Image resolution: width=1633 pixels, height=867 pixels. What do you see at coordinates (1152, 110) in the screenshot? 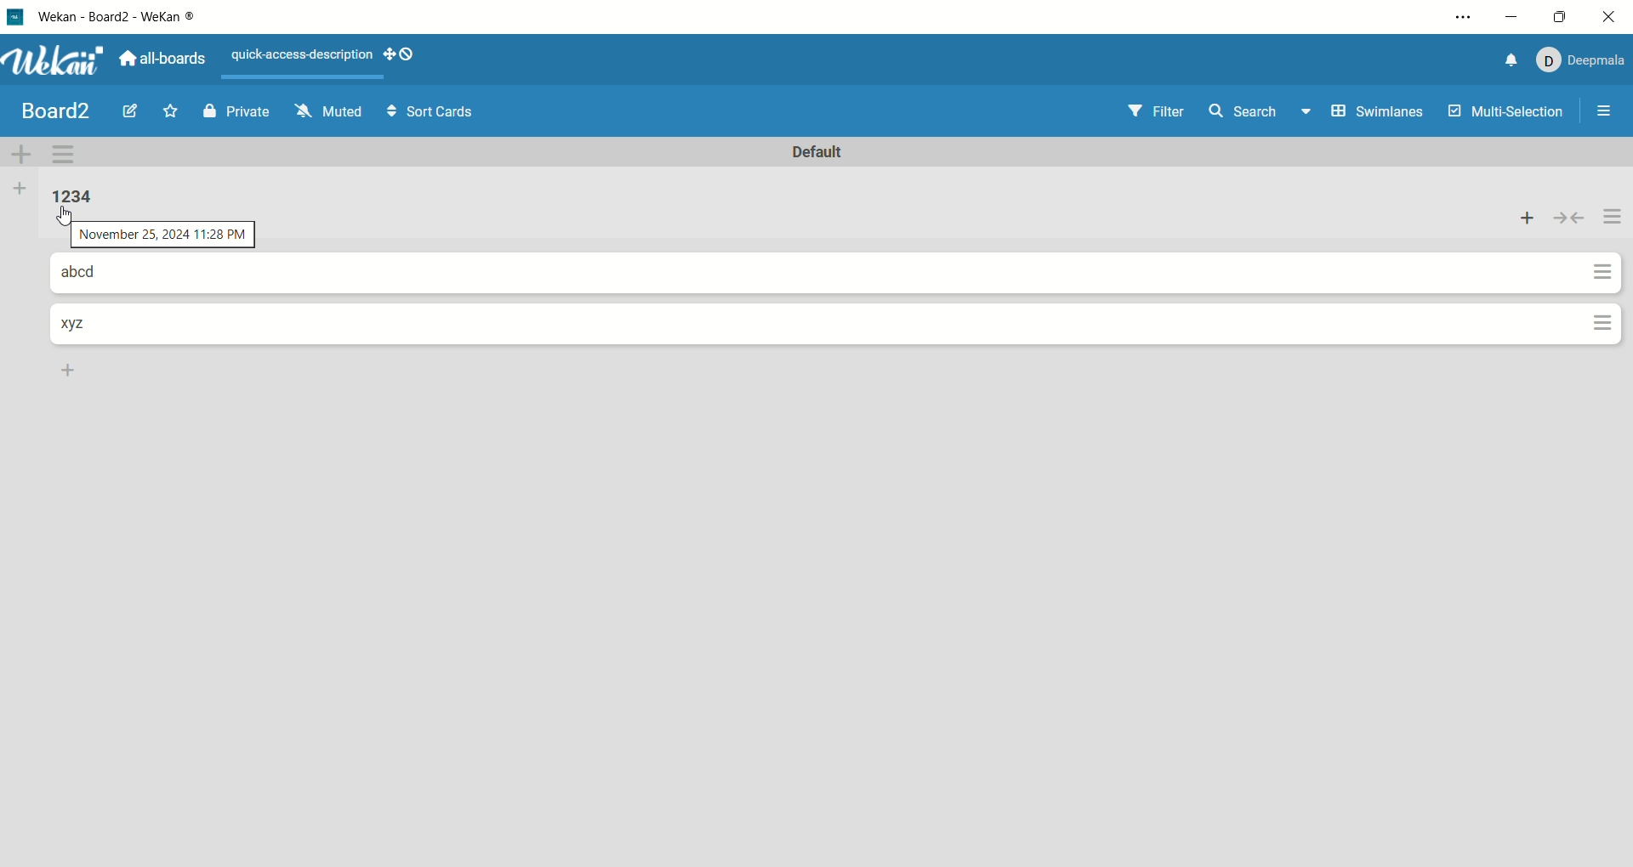
I see `filter` at bounding box center [1152, 110].